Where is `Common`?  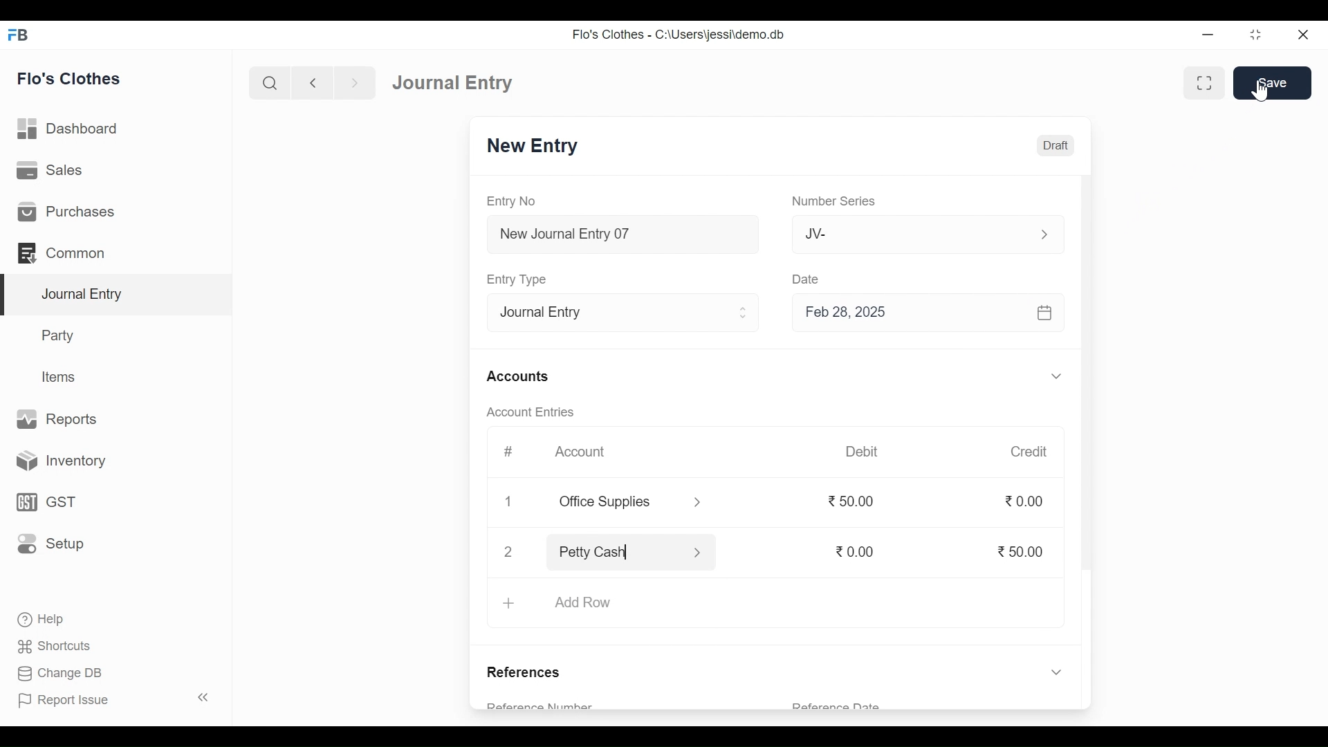
Common is located at coordinates (64, 252).